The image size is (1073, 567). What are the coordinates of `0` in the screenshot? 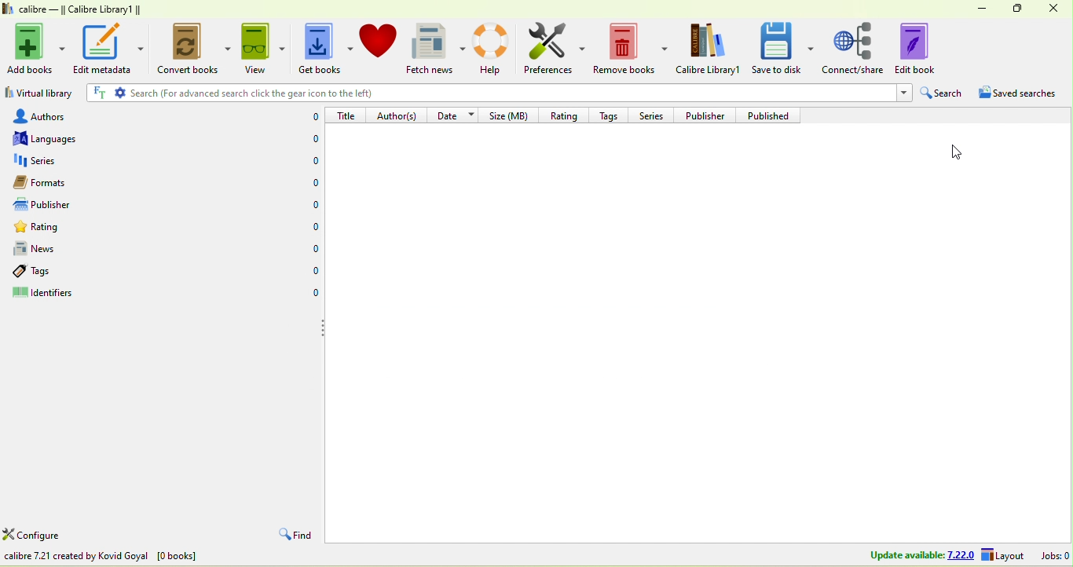 It's located at (310, 249).